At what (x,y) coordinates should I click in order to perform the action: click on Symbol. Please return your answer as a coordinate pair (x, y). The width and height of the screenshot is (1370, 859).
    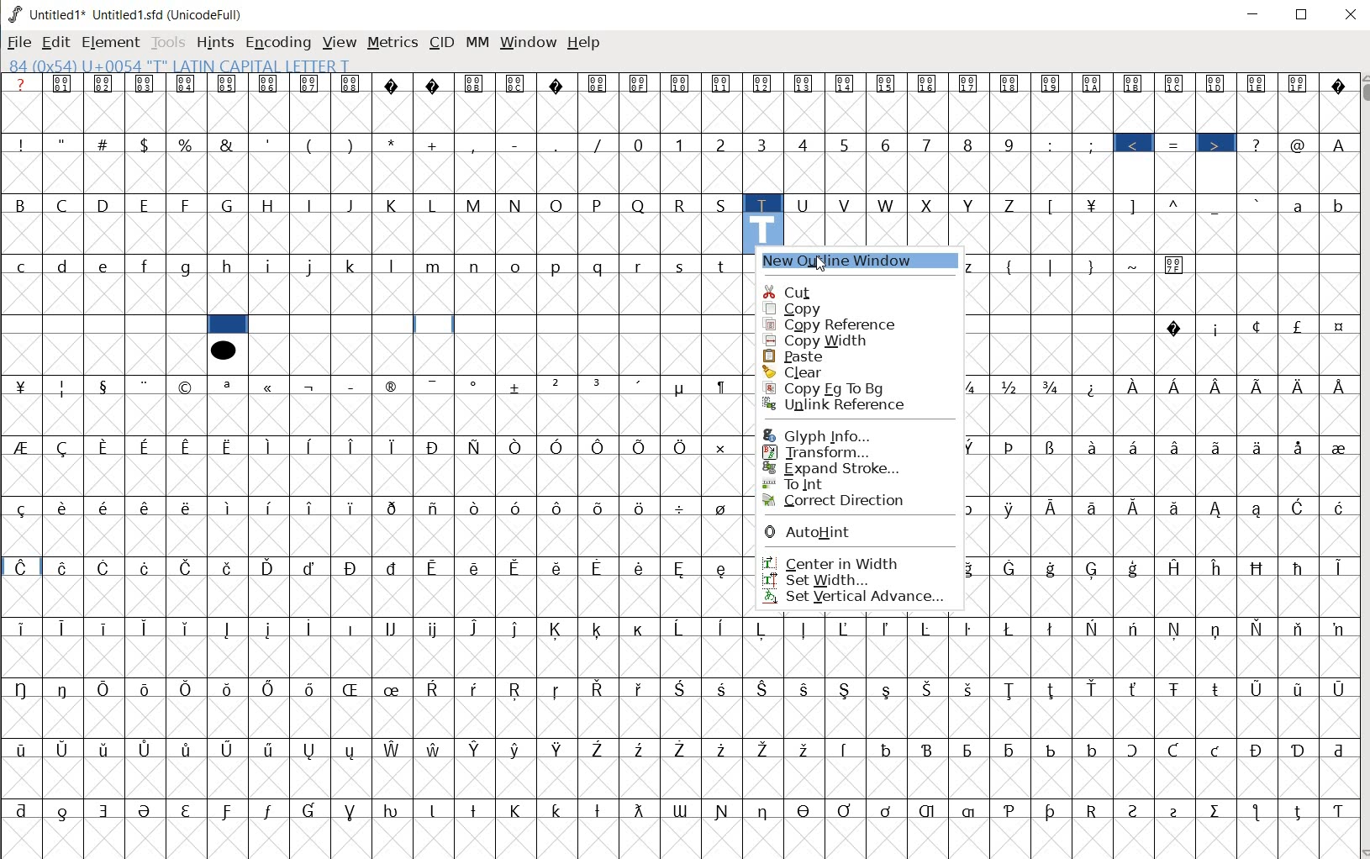
    Looking at the image, I should click on (435, 748).